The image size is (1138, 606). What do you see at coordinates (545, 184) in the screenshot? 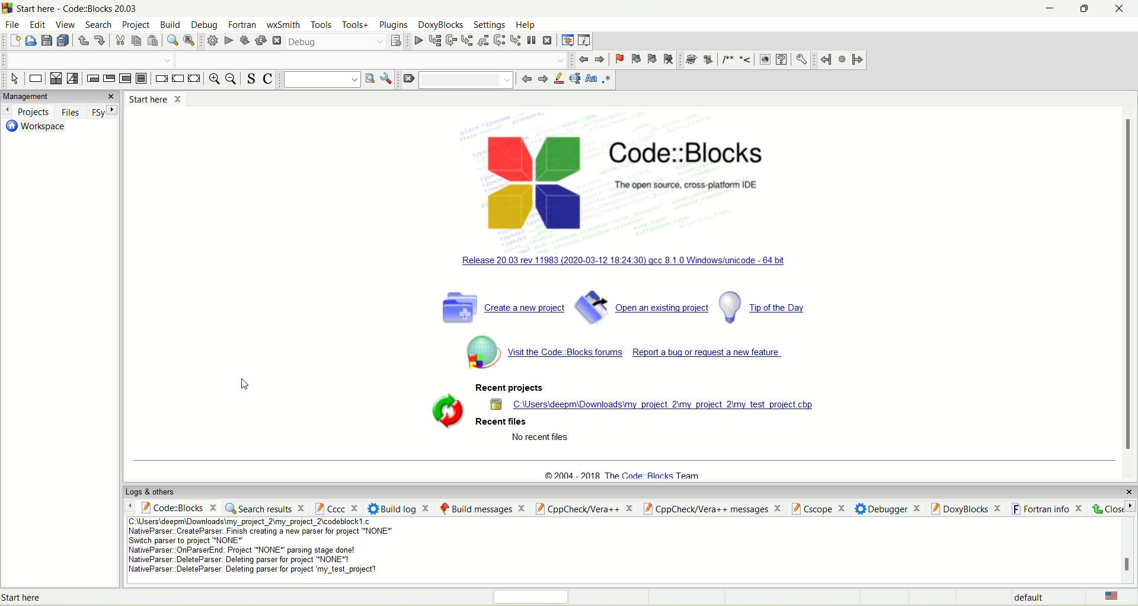
I see `logo` at bounding box center [545, 184].